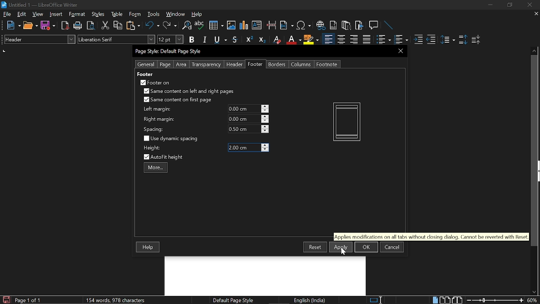 Image resolution: width=540 pixels, height=304 pixels. What do you see at coordinates (458, 300) in the screenshot?
I see `Book view` at bounding box center [458, 300].